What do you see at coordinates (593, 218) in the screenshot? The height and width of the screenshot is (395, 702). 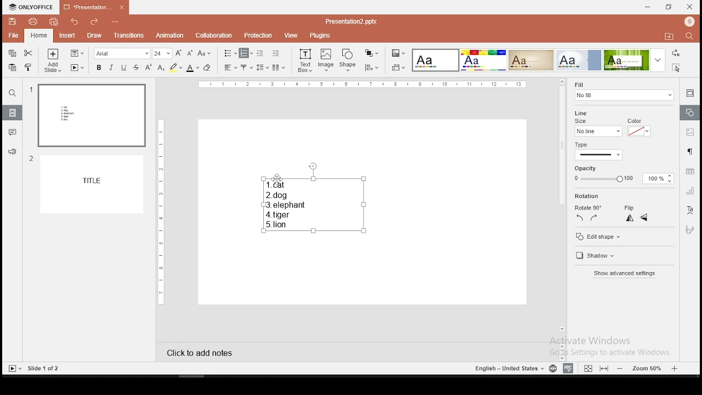 I see `rotate 90 clockwise` at bounding box center [593, 218].